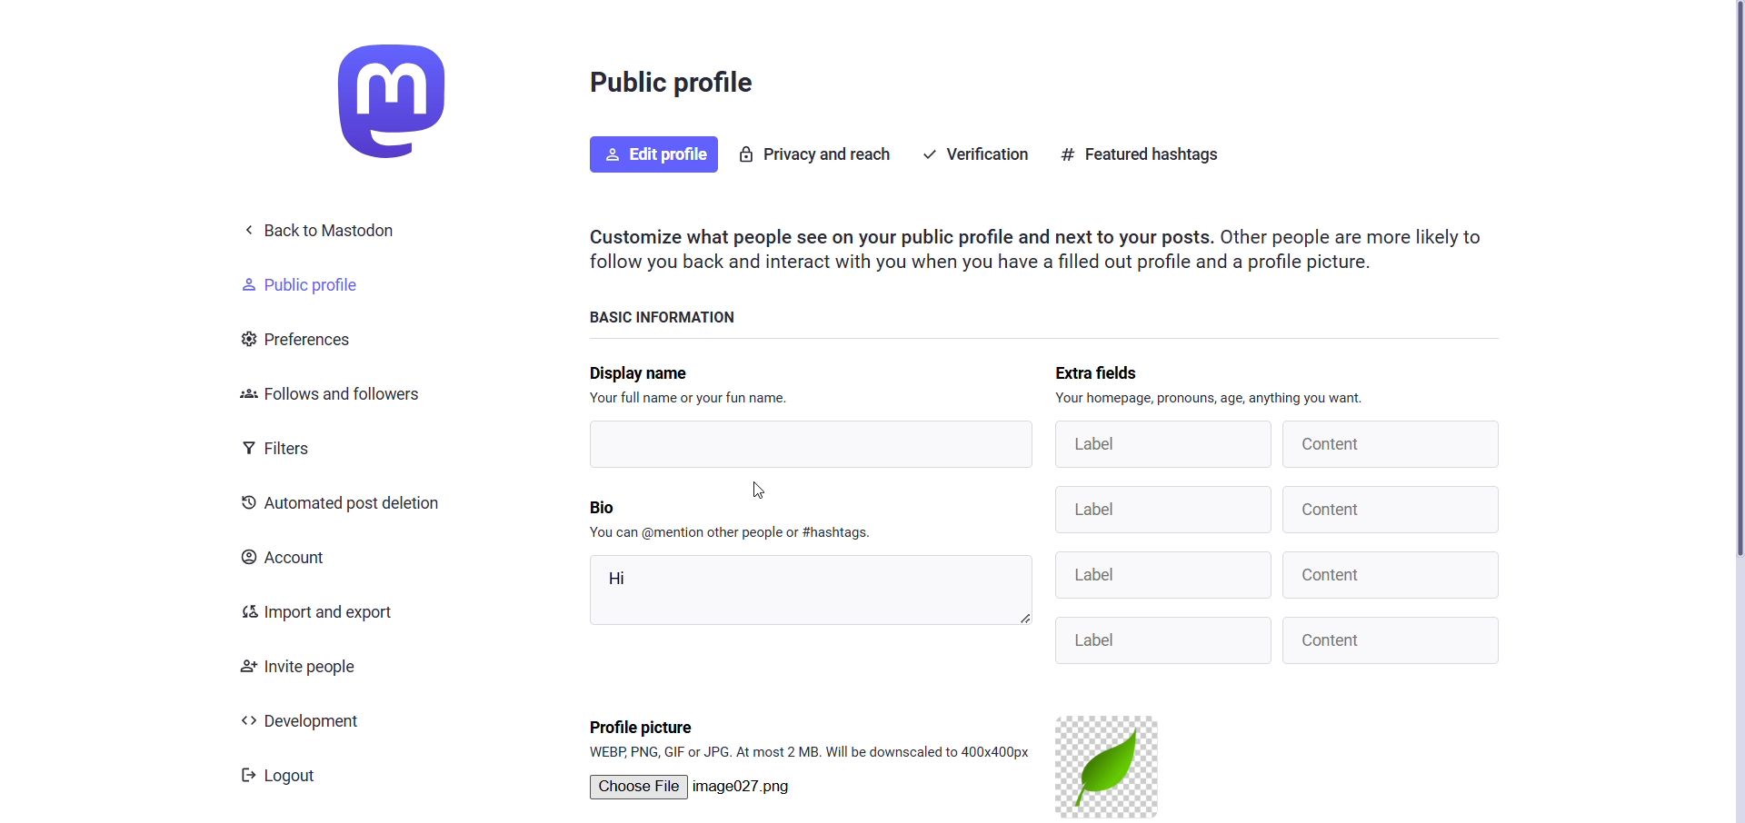 The image size is (1745, 823). Describe the element at coordinates (647, 372) in the screenshot. I see `display name` at that location.